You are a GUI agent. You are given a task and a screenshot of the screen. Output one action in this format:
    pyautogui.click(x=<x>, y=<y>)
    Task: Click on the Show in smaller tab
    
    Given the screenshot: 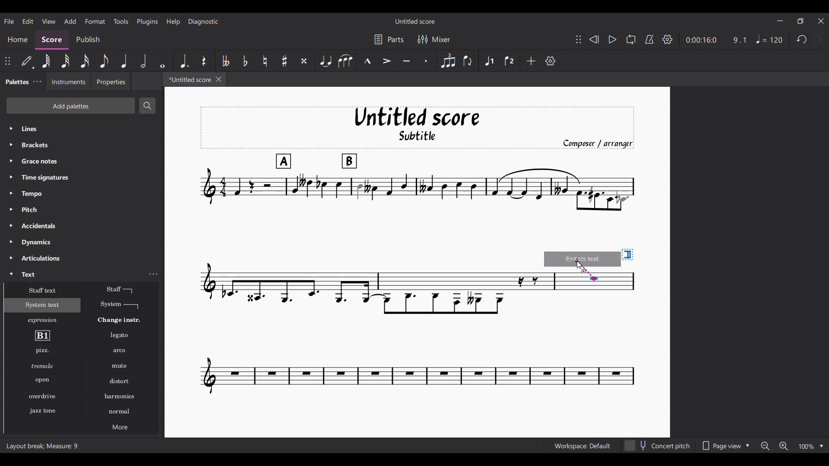 What is the action you would take?
    pyautogui.click(x=800, y=21)
    